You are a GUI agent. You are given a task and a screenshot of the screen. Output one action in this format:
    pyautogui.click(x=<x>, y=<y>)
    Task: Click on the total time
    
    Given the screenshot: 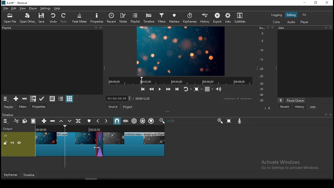 What is the action you would take?
    pyautogui.click(x=143, y=99)
    